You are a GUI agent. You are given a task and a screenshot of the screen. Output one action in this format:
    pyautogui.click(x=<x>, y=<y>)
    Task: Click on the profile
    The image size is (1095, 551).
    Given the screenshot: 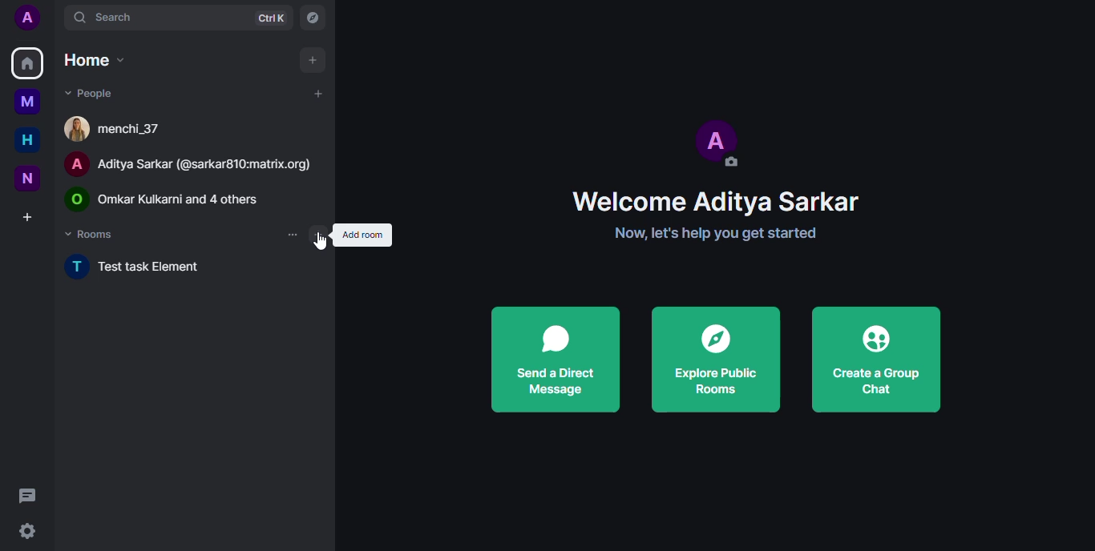 What is the action you would take?
    pyautogui.click(x=26, y=17)
    